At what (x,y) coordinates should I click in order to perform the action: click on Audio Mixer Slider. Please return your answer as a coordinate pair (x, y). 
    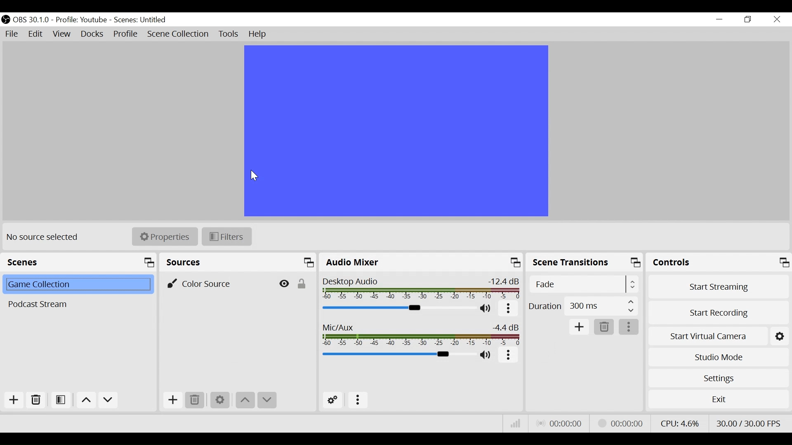
    Looking at the image, I should click on (398, 308).